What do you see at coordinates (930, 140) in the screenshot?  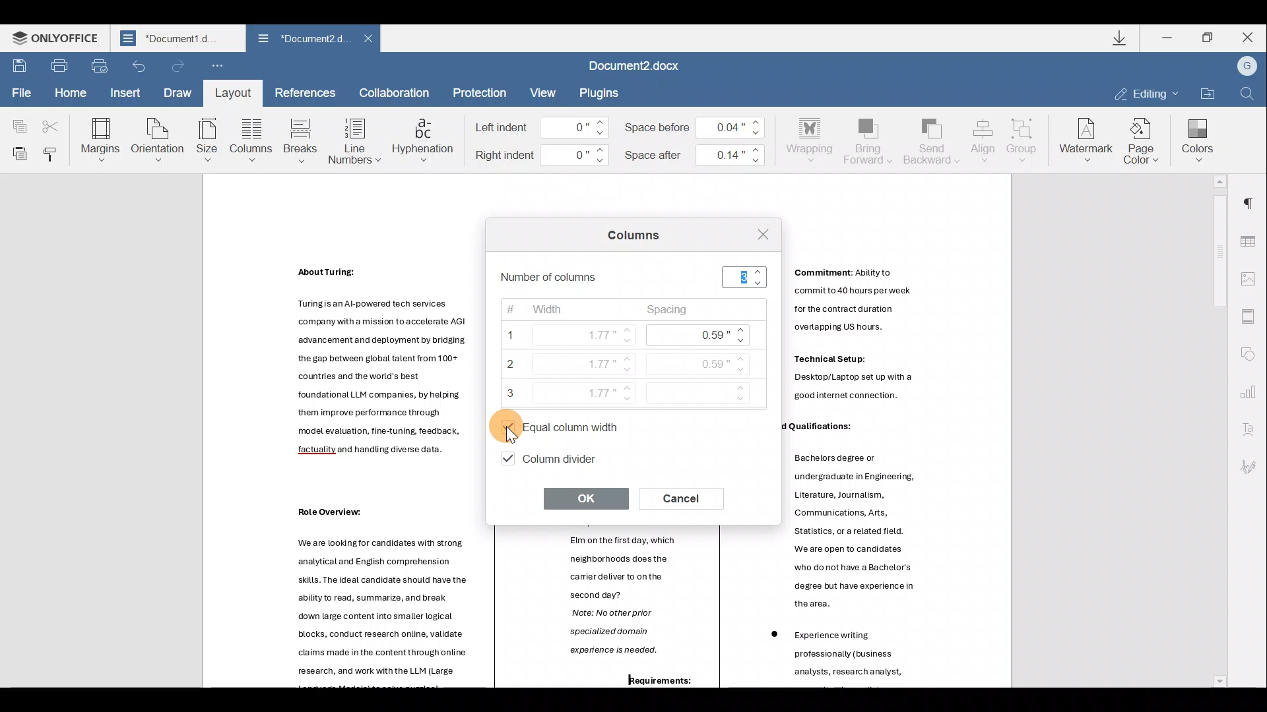 I see `Send backward` at bounding box center [930, 140].